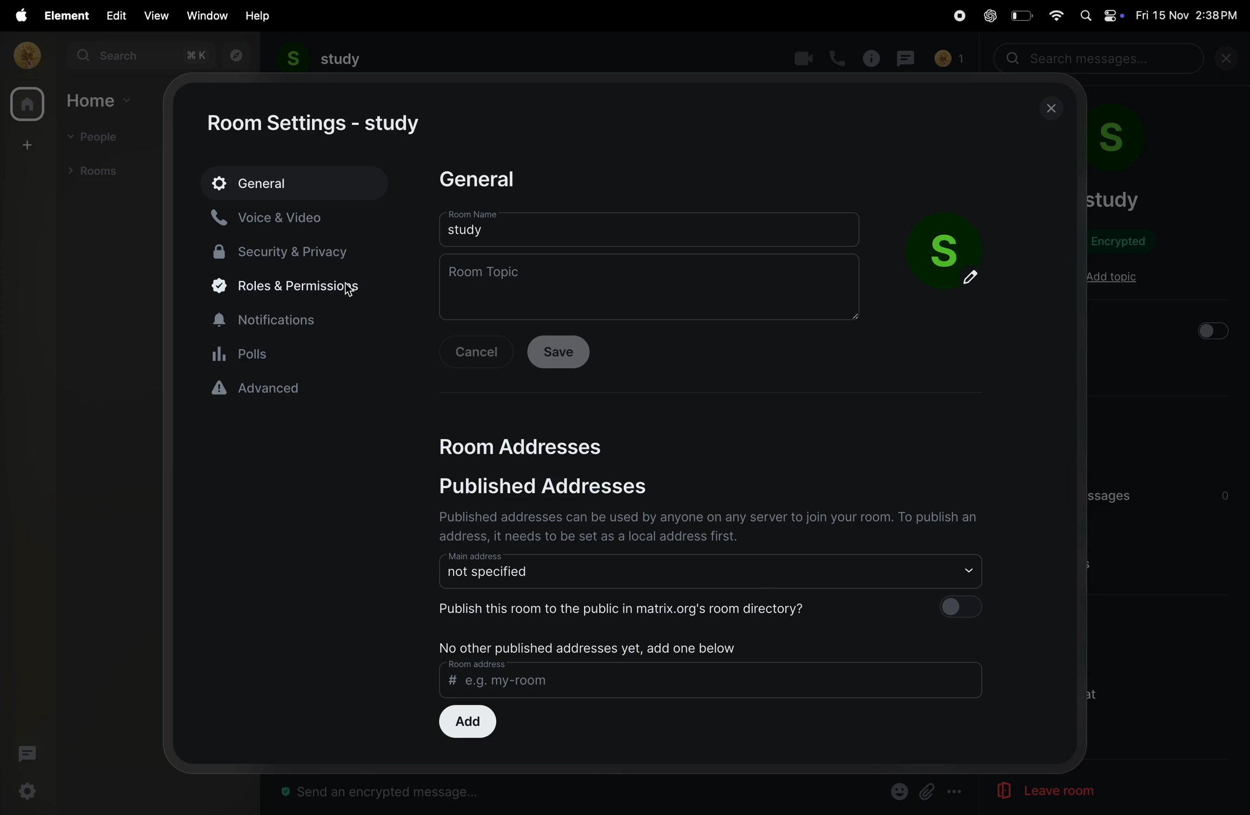 This screenshot has width=1250, height=815. Describe the element at coordinates (714, 569) in the screenshot. I see `not specified` at that location.